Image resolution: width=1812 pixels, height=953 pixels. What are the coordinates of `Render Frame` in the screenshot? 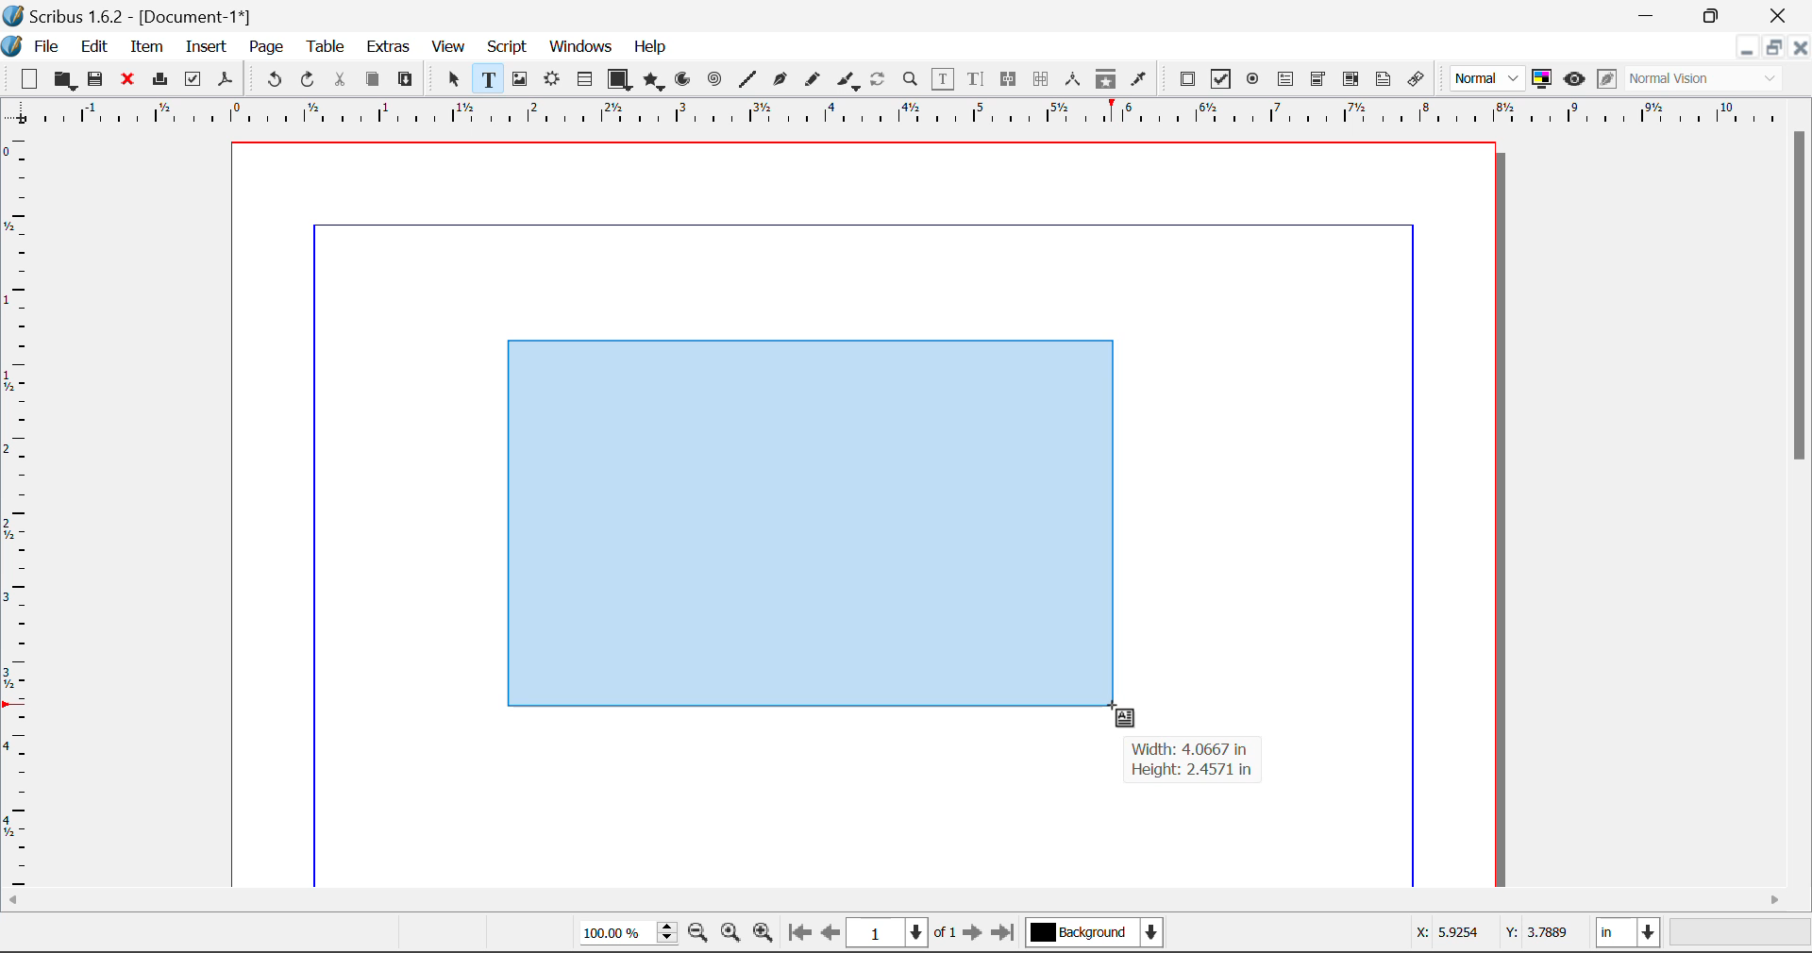 It's located at (551, 80).